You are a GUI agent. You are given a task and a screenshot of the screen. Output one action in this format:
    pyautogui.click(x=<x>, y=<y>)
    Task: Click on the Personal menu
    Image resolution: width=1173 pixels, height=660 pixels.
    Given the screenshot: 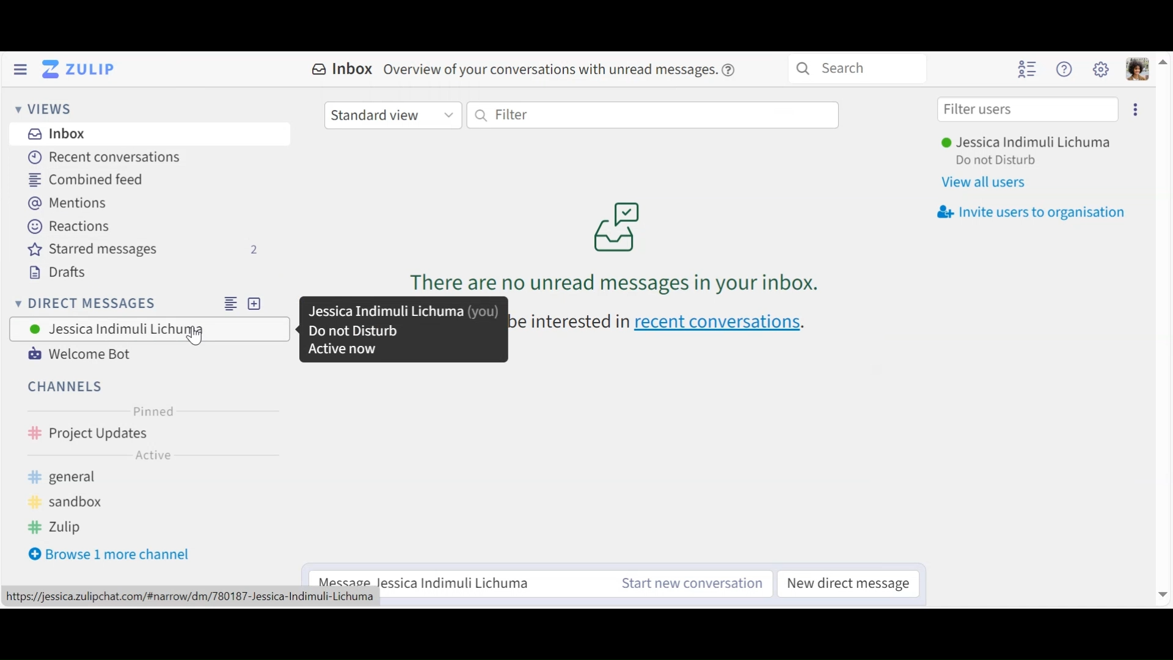 What is the action you would take?
    pyautogui.click(x=1135, y=68)
    